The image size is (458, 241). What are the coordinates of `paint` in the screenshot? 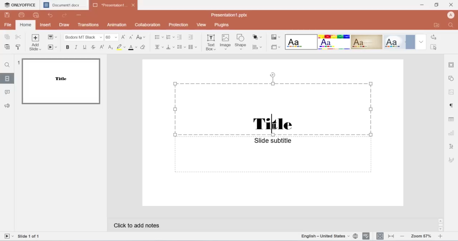 It's located at (18, 46).